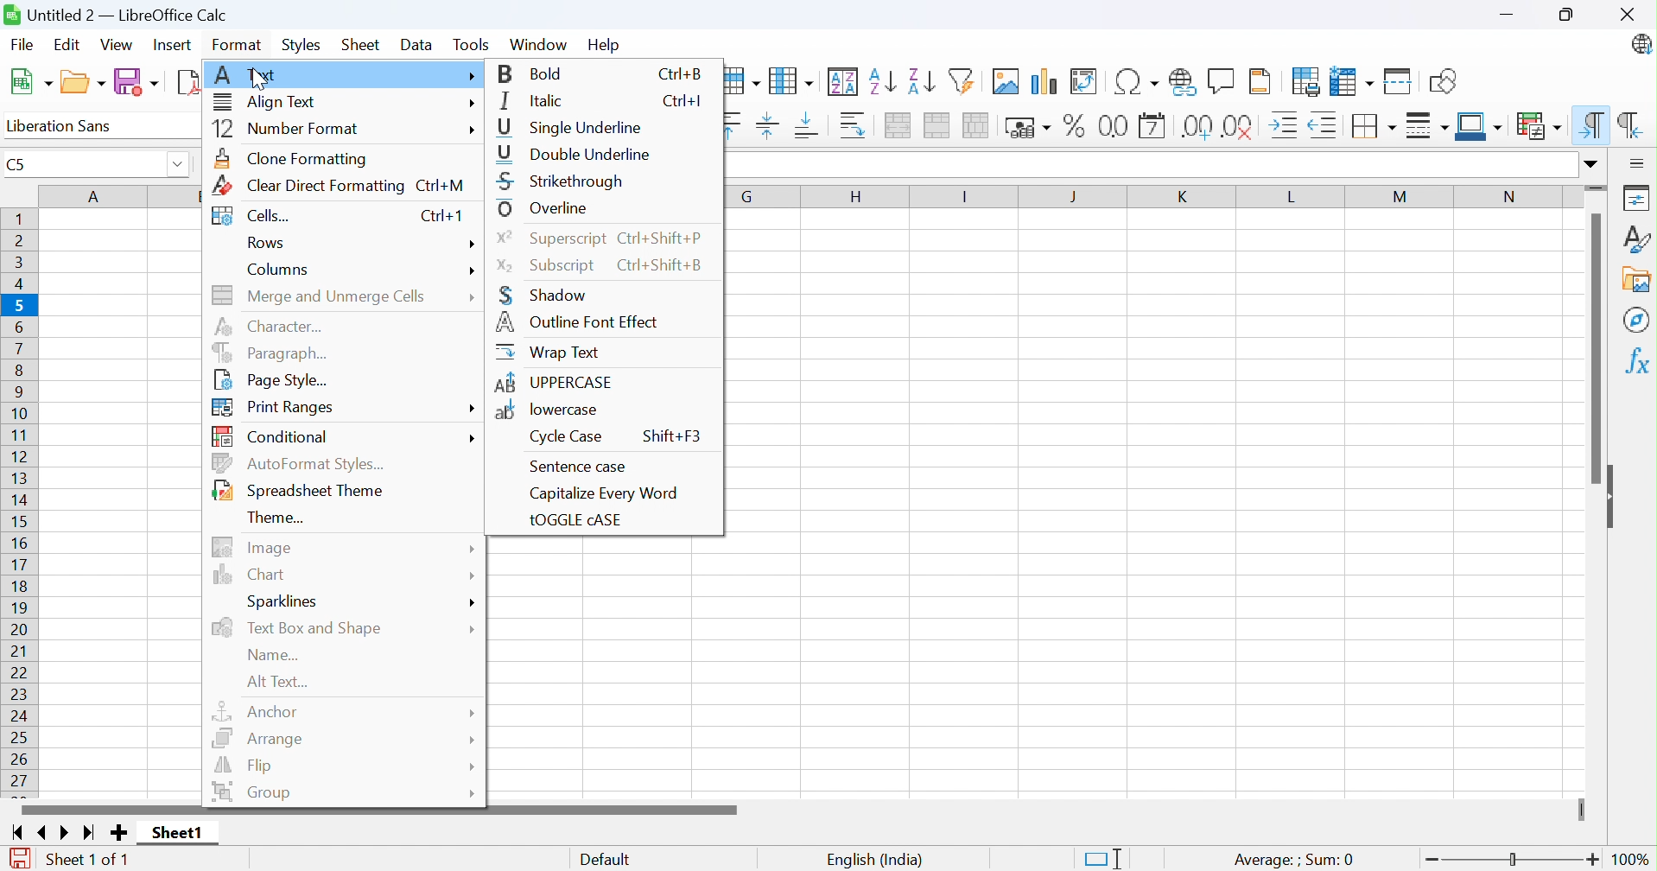  Describe the element at coordinates (67, 43) in the screenshot. I see `Edit` at that location.